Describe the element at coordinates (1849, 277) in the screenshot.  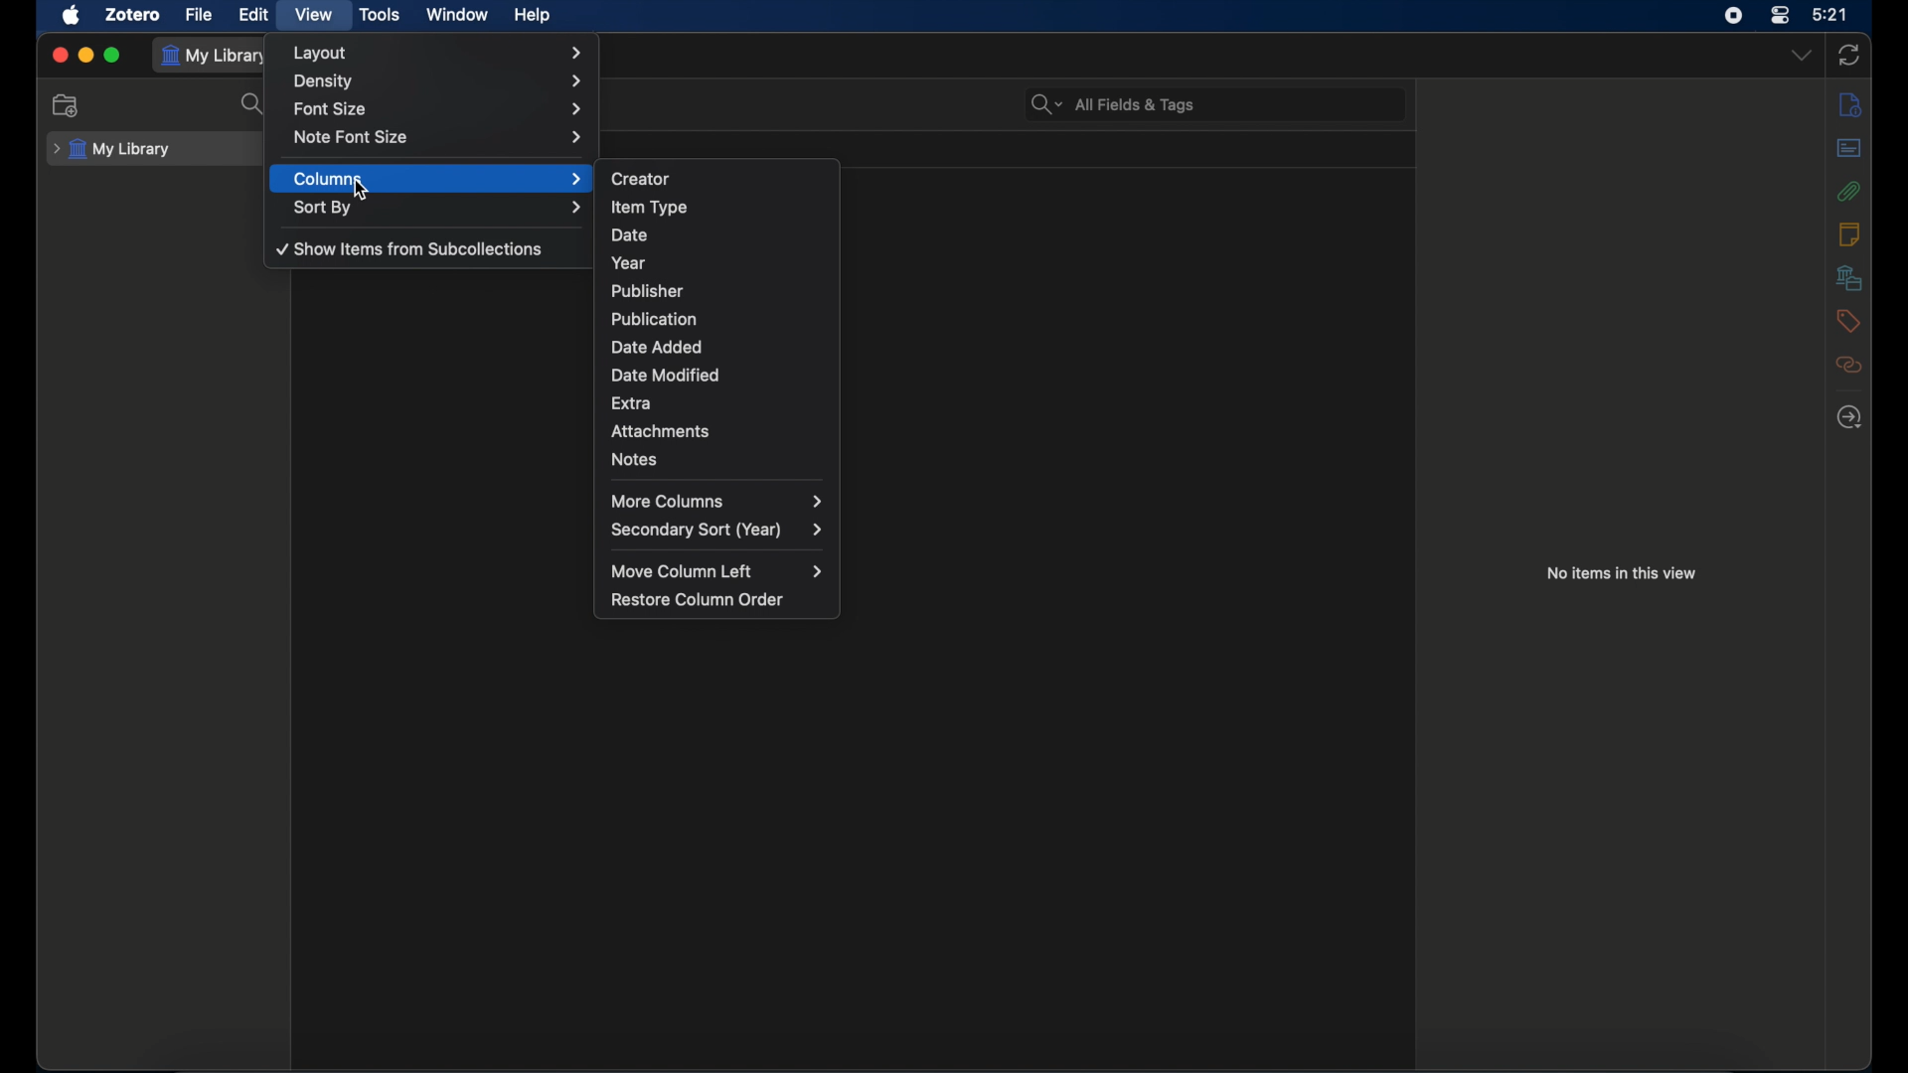
I see `libraries` at that location.